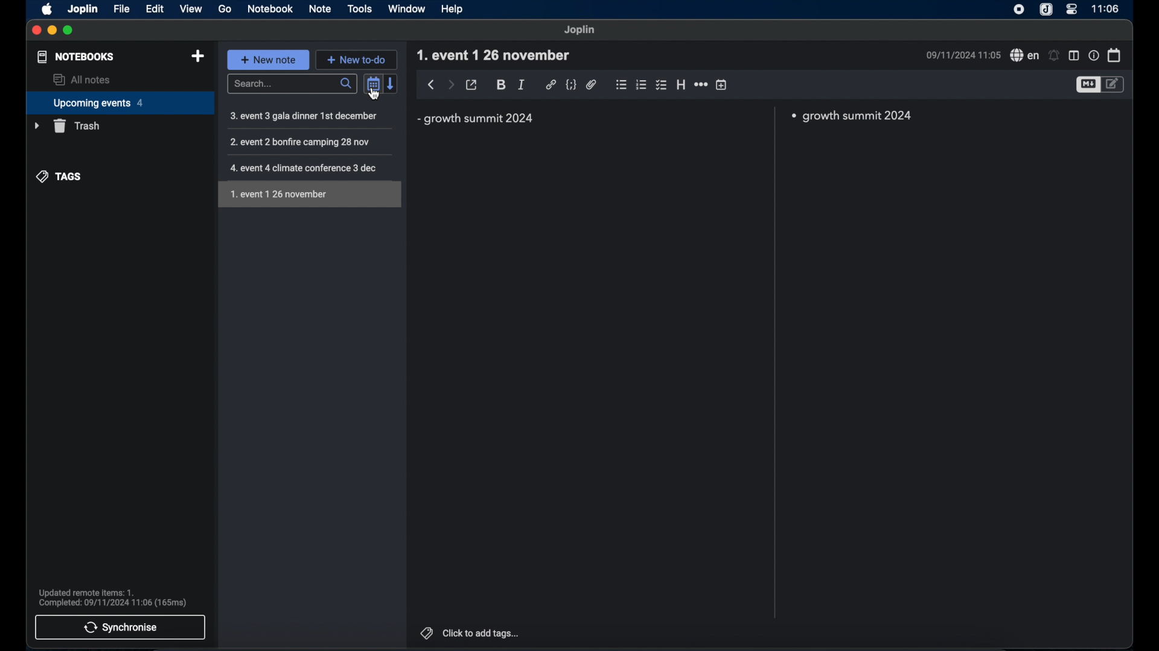 The image size is (1159, 651). I want to click on note, so click(320, 9).